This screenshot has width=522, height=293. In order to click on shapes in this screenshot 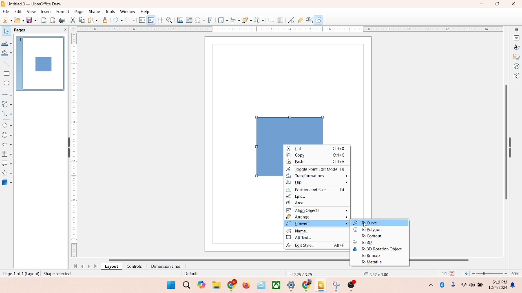, I will do `click(516, 77)`.